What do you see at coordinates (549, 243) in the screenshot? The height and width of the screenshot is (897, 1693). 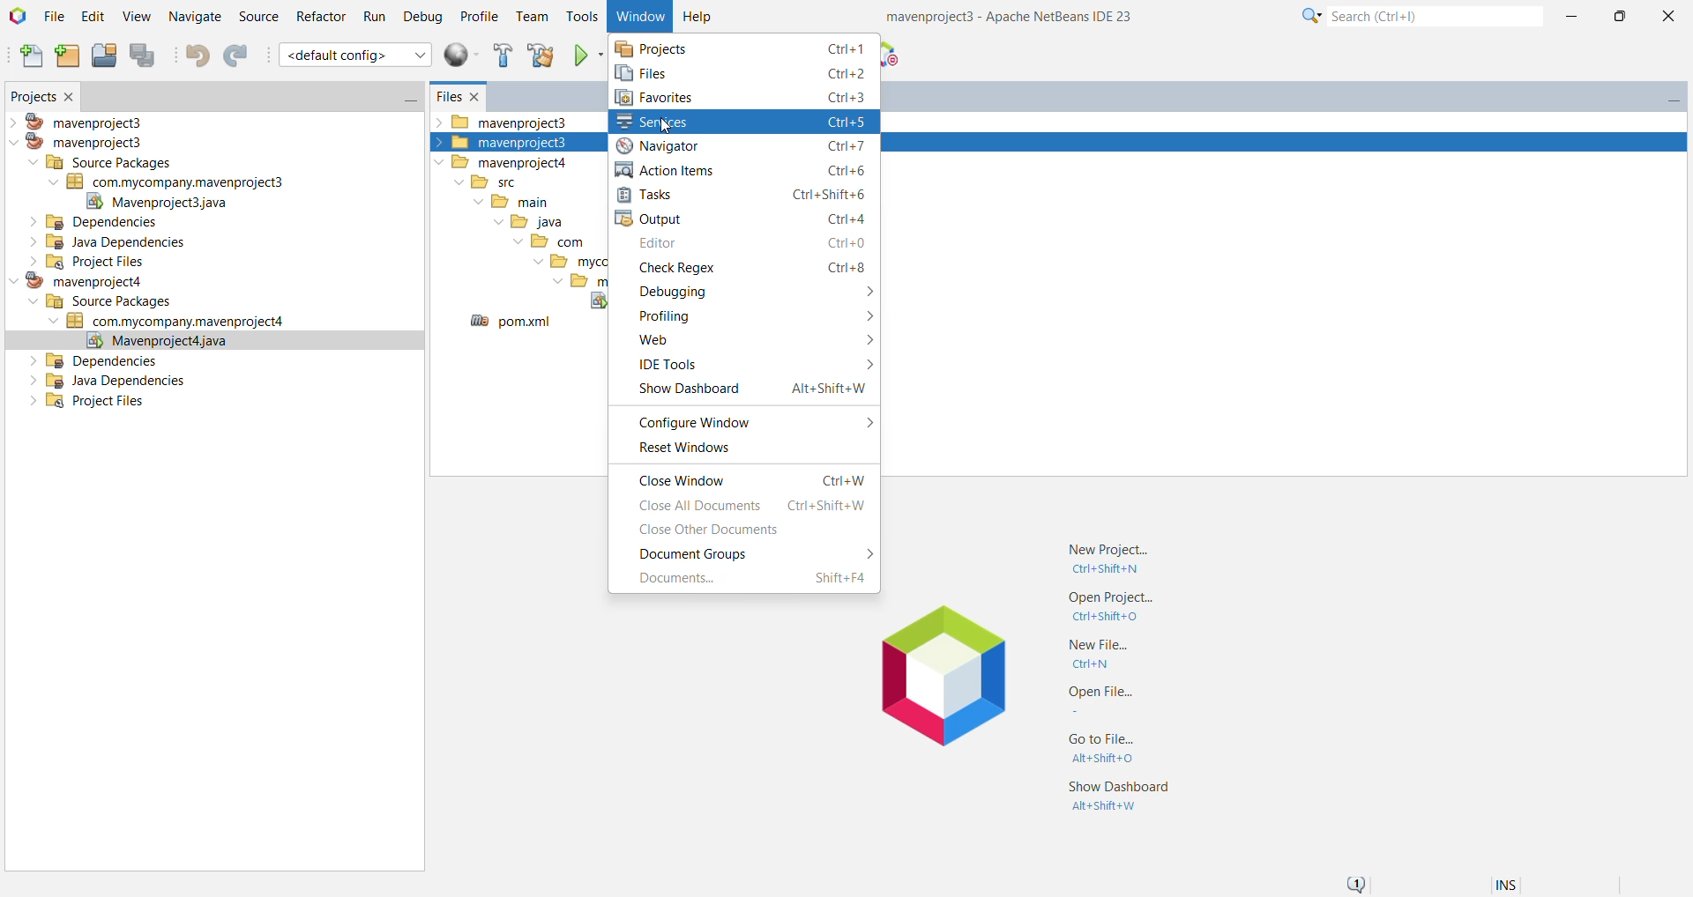 I see `com` at bounding box center [549, 243].